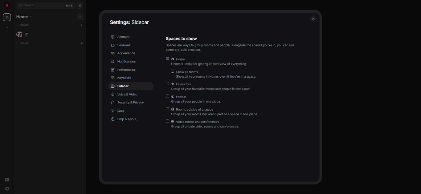 This screenshot has width=421, height=194. Describe the element at coordinates (314, 18) in the screenshot. I see `close` at that location.